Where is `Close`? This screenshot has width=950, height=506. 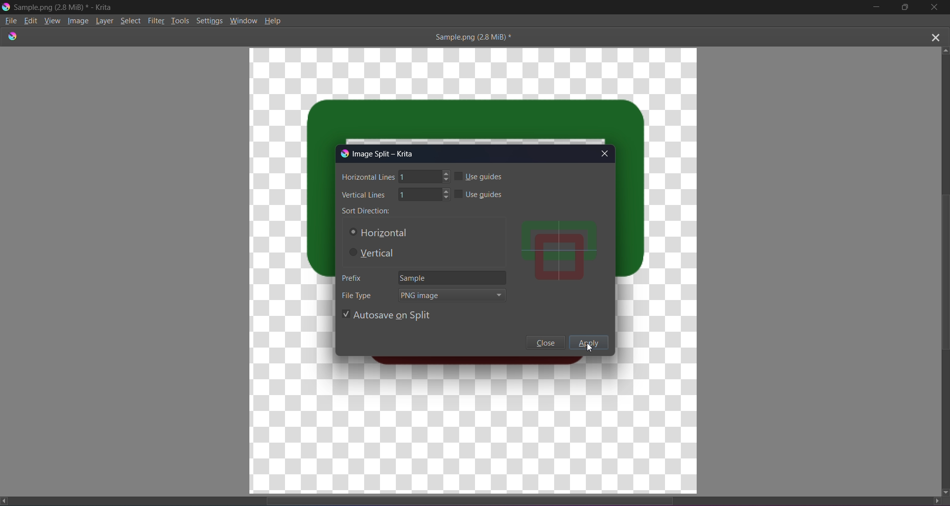
Close is located at coordinates (545, 343).